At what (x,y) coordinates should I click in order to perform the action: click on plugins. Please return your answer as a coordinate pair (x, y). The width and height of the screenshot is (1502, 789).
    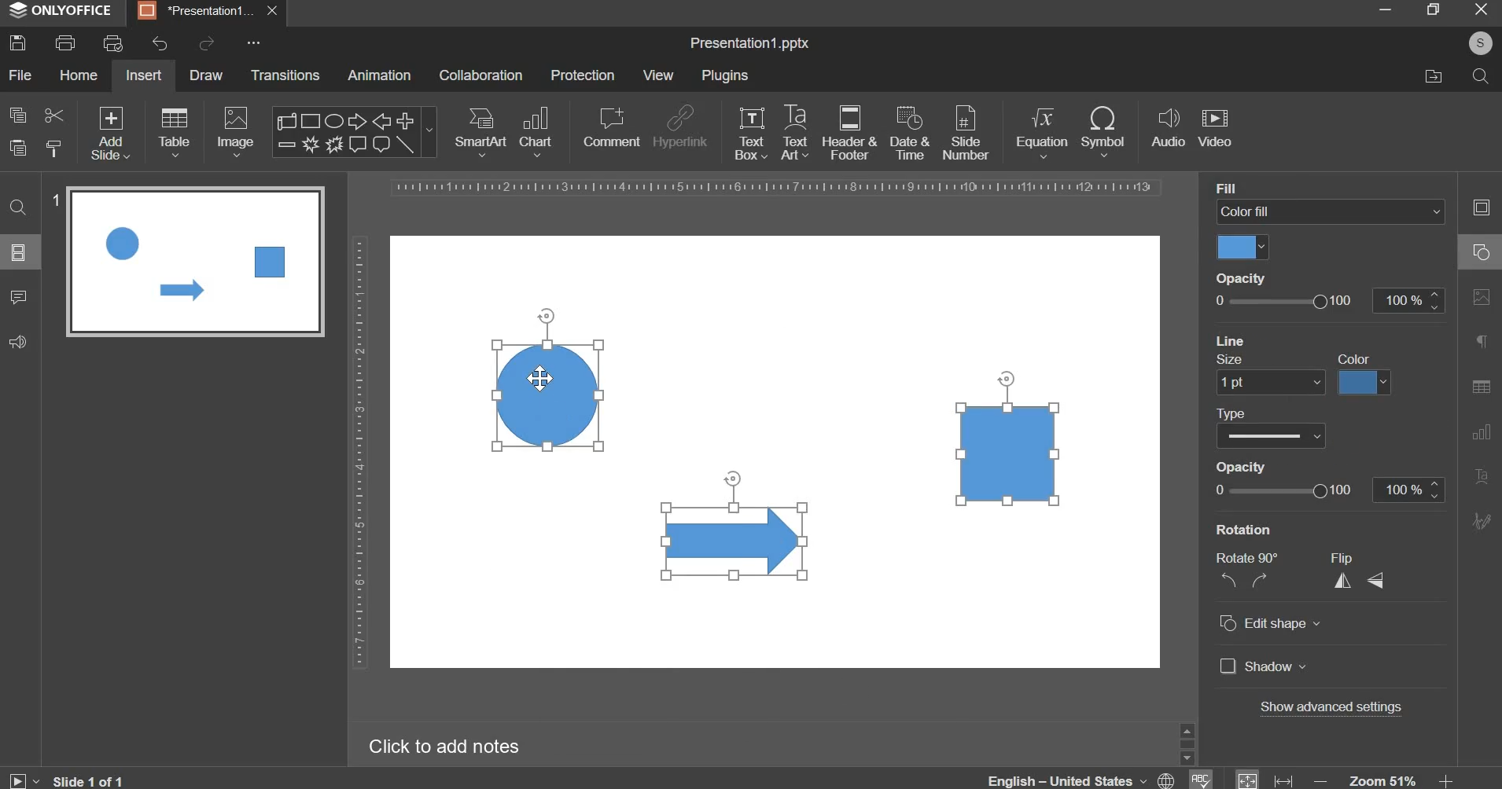
    Looking at the image, I should click on (724, 75).